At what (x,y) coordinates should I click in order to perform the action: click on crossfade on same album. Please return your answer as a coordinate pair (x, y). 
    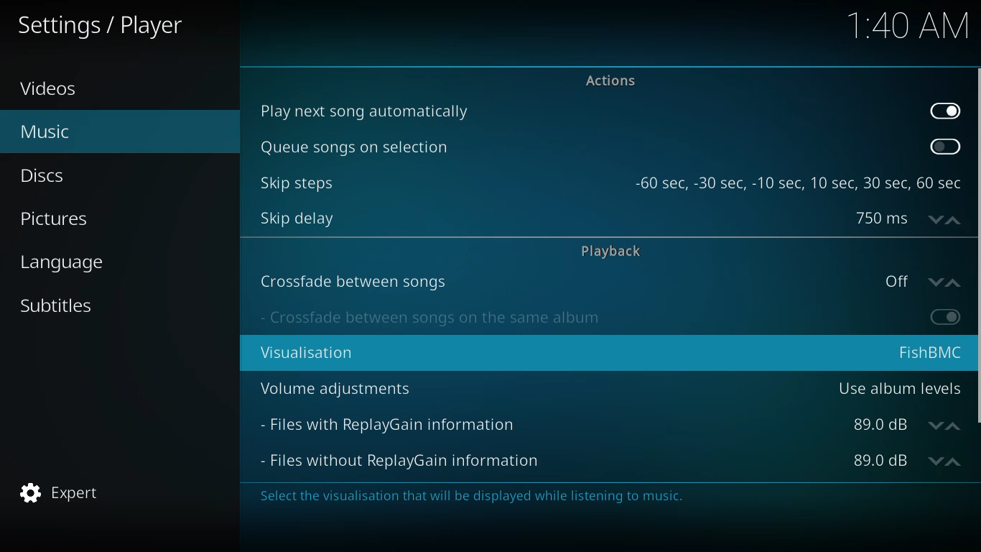
    Looking at the image, I should click on (433, 317).